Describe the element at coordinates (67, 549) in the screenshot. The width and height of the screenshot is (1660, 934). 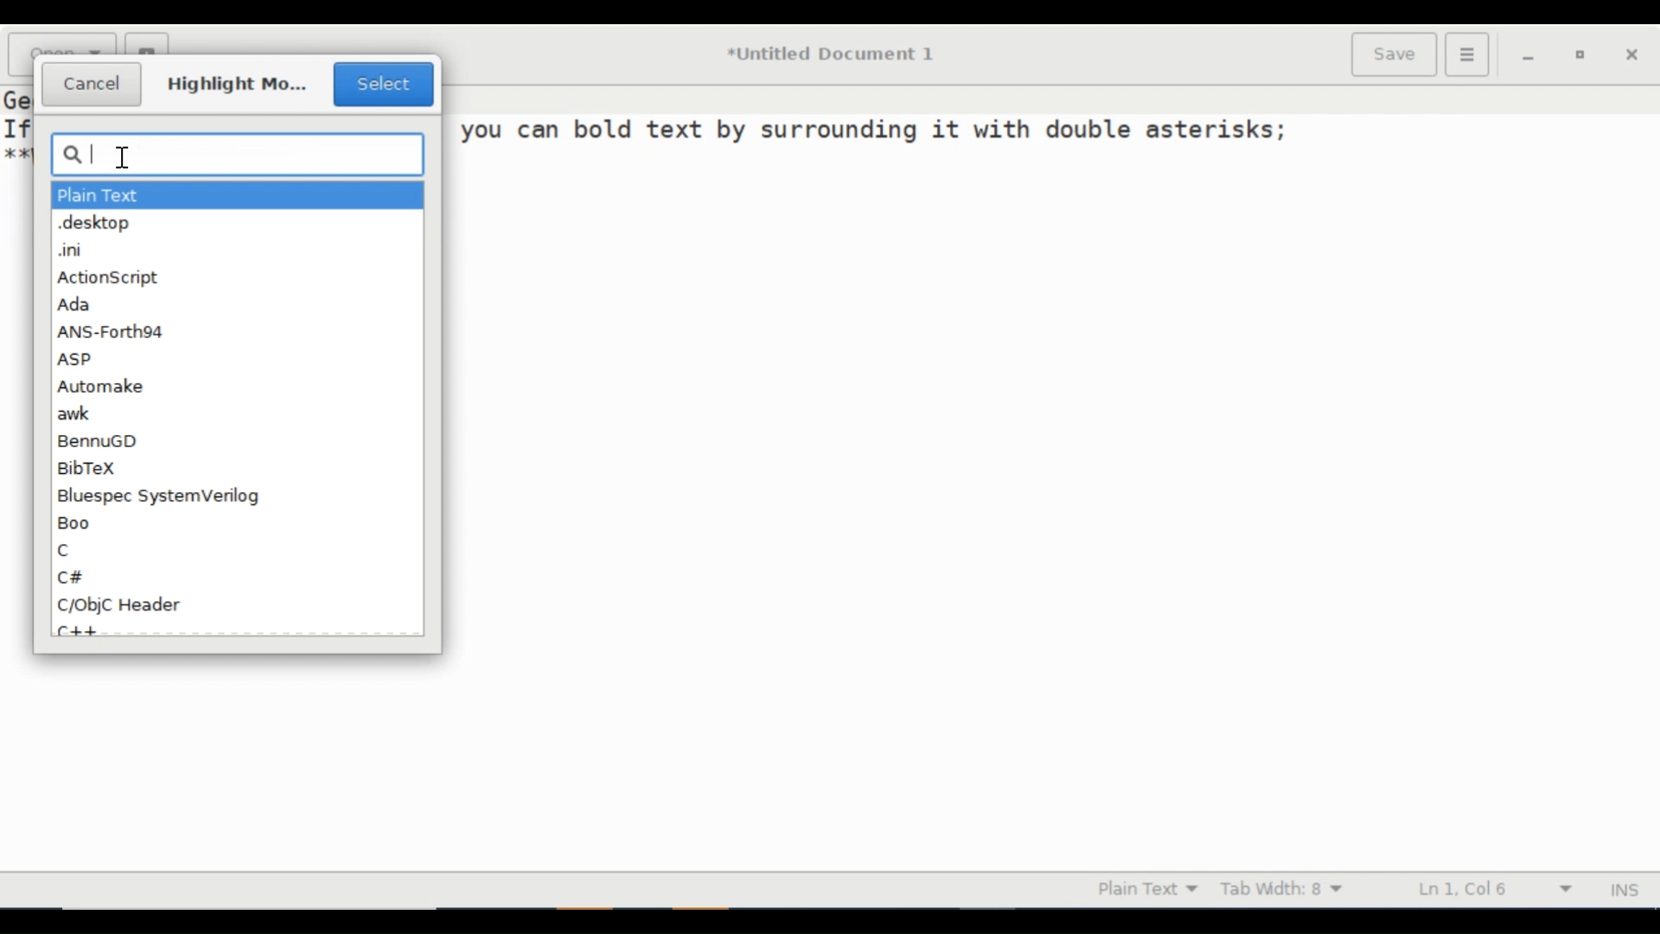
I see `C` at that location.